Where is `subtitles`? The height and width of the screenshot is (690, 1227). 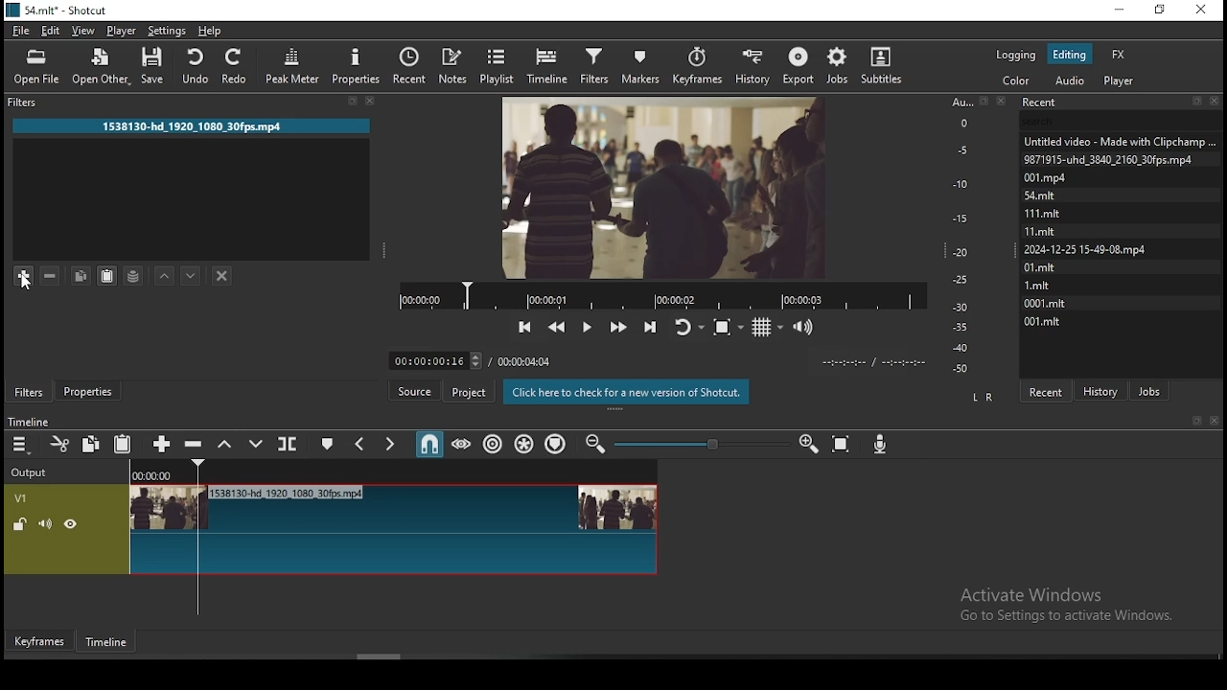
subtitles is located at coordinates (889, 66).